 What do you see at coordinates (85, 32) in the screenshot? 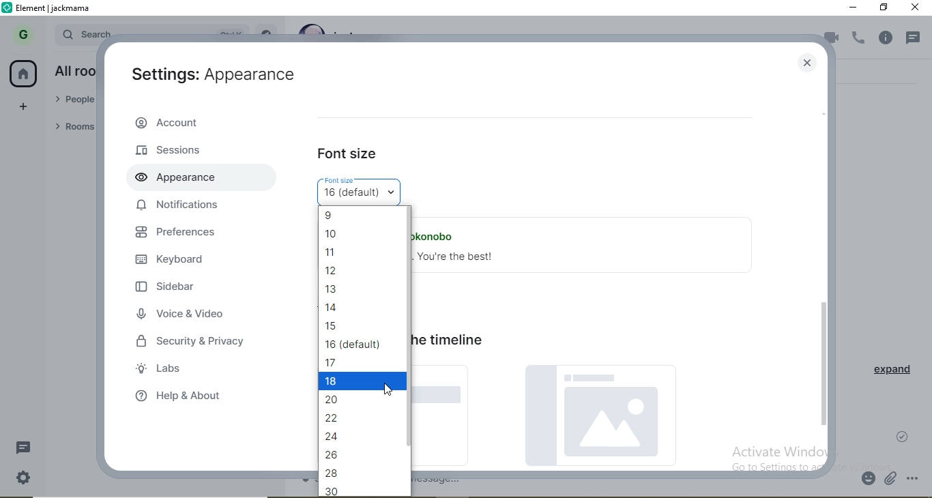
I see `search bar` at bounding box center [85, 32].